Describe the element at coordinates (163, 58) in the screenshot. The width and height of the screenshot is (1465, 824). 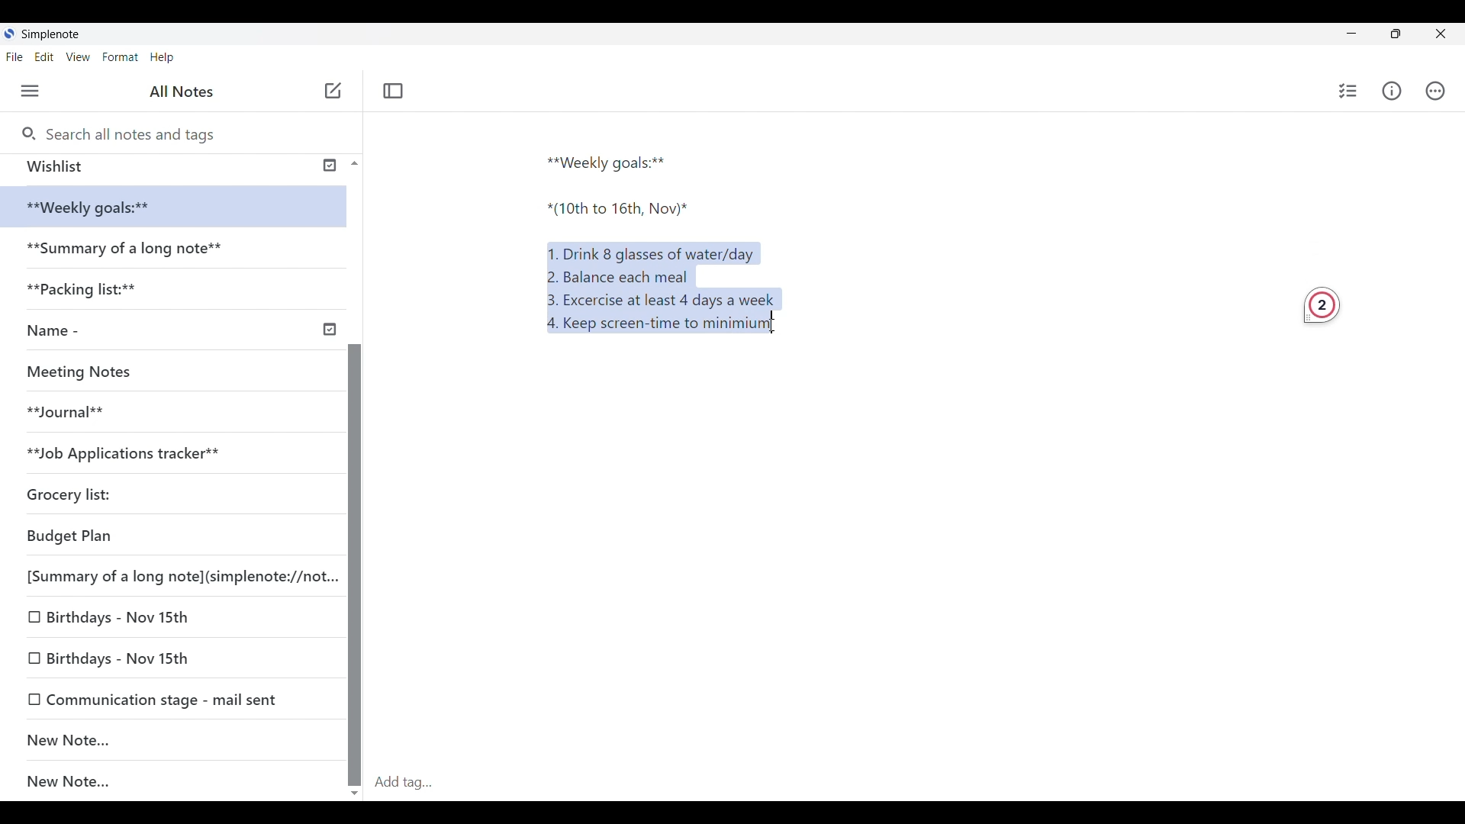
I see `Help` at that location.